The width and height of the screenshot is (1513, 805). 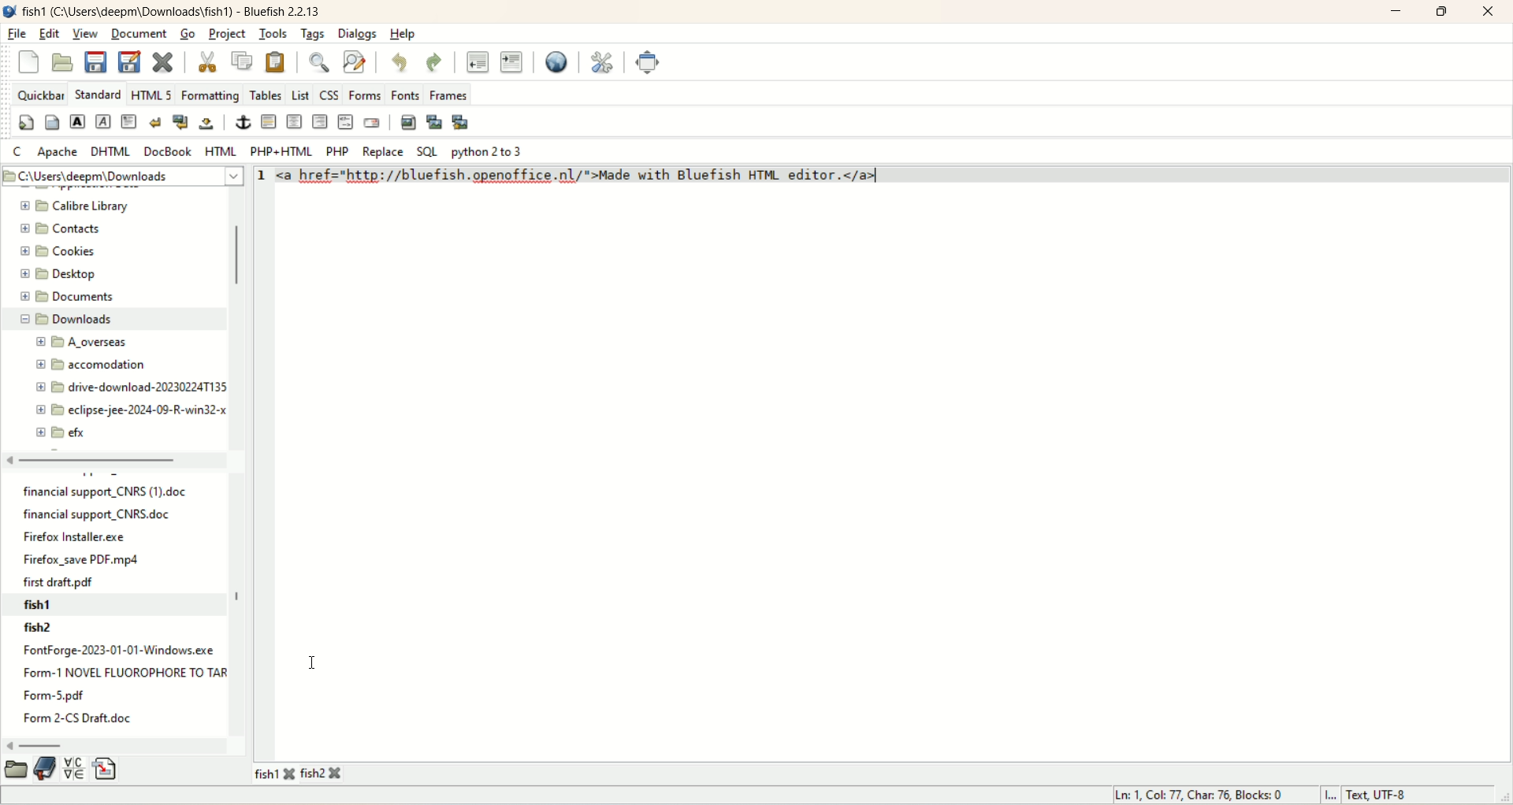 What do you see at coordinates (373, 122) in the screenshot?
I see `email` at bounding box center [373, 122].